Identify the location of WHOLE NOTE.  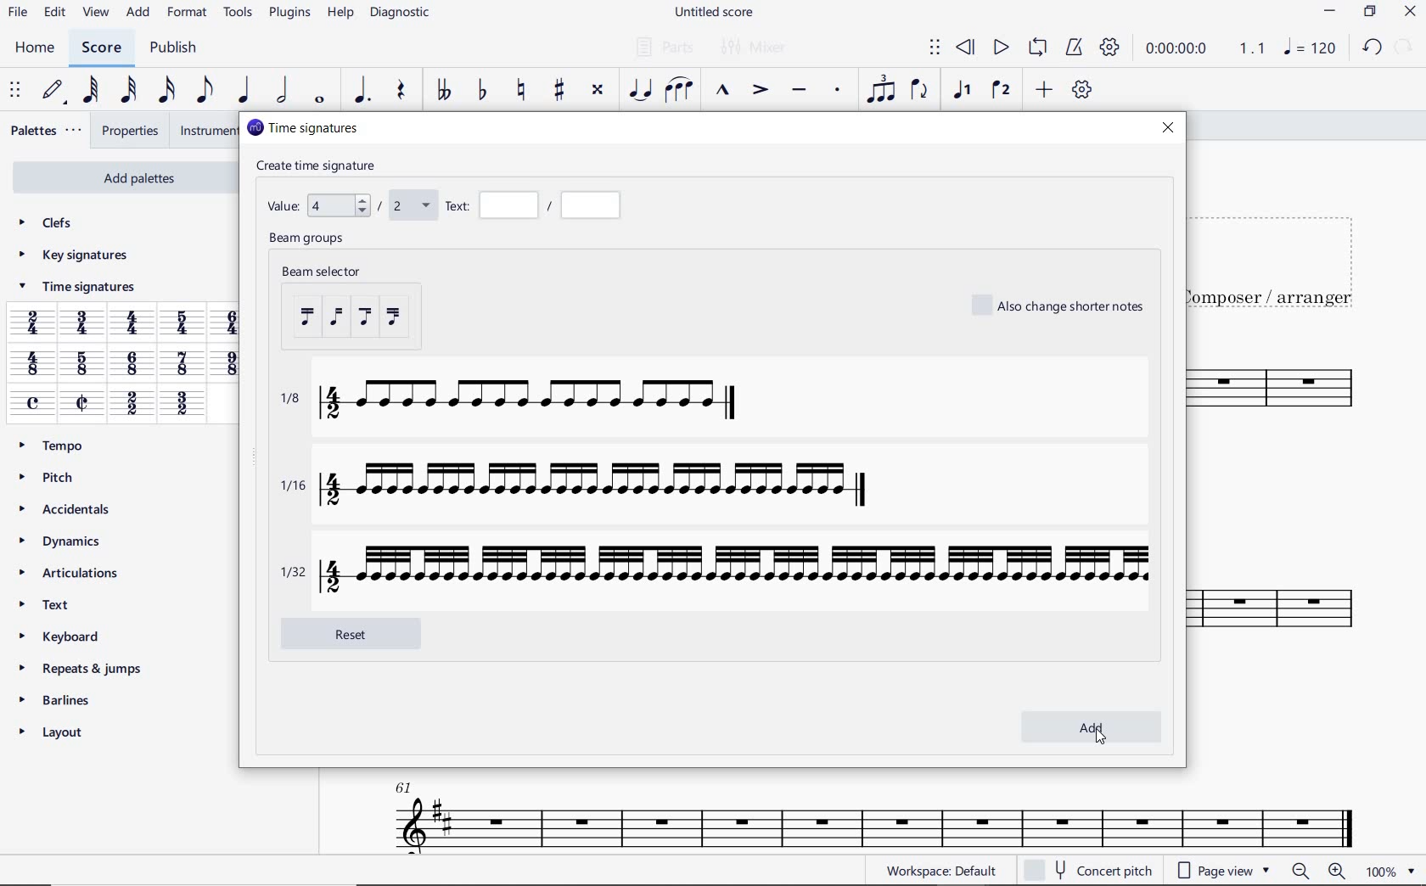
(319, 102).